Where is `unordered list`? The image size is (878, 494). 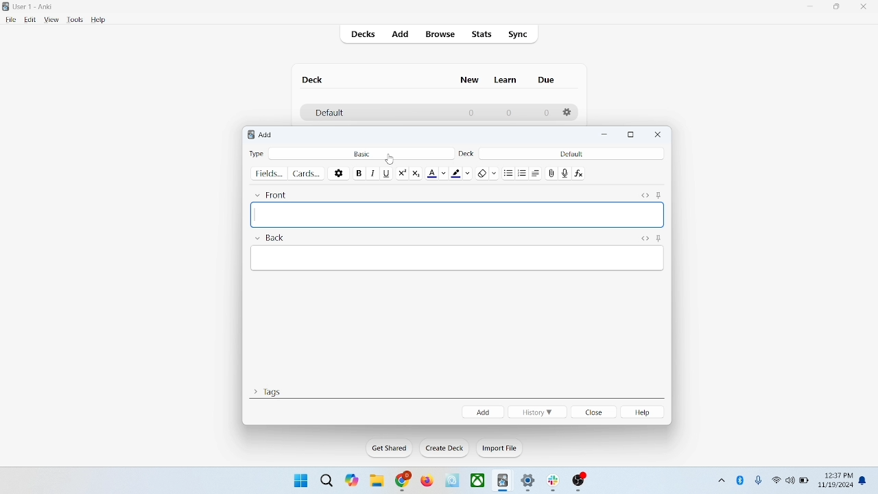 unordered list is located at coordinates (508, 174).